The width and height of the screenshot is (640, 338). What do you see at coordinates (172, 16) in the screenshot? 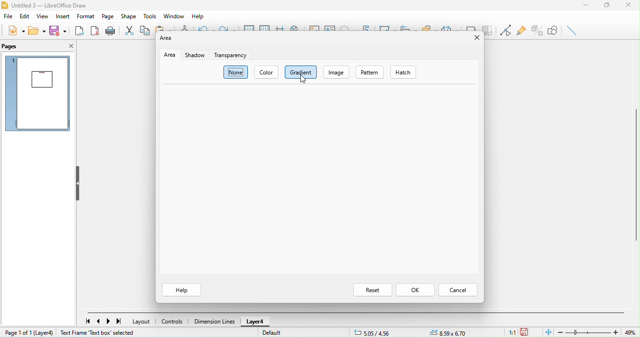
I see `window` at bounding box center [172, 16].